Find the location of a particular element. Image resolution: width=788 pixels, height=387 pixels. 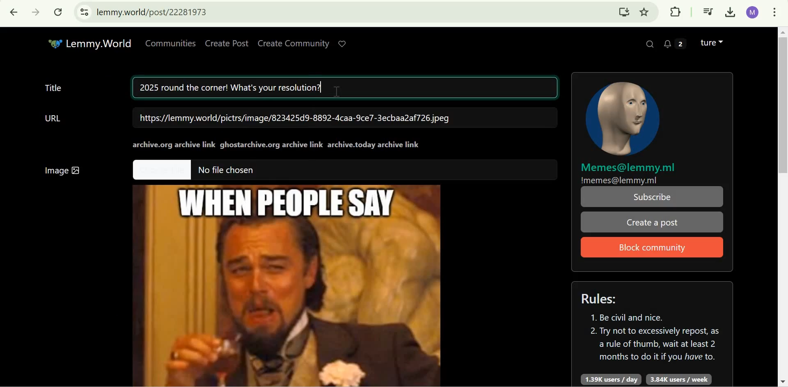

No file chosen is located at coordinates (228, 170).